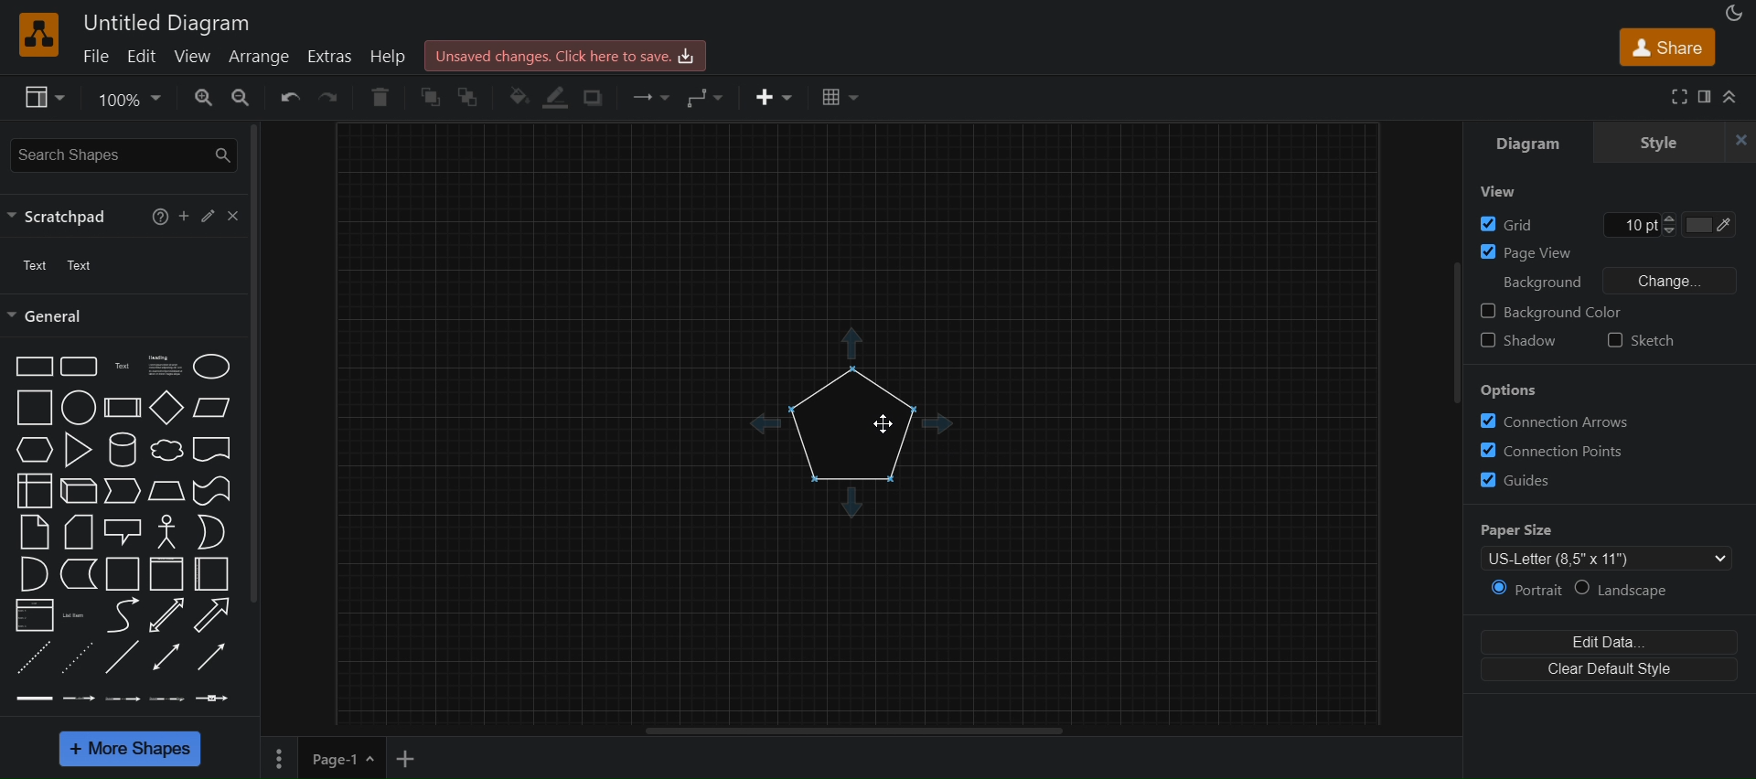  Describe the element at coordinates (1527, 142) in the screenshot. I see `diagram` at that location.